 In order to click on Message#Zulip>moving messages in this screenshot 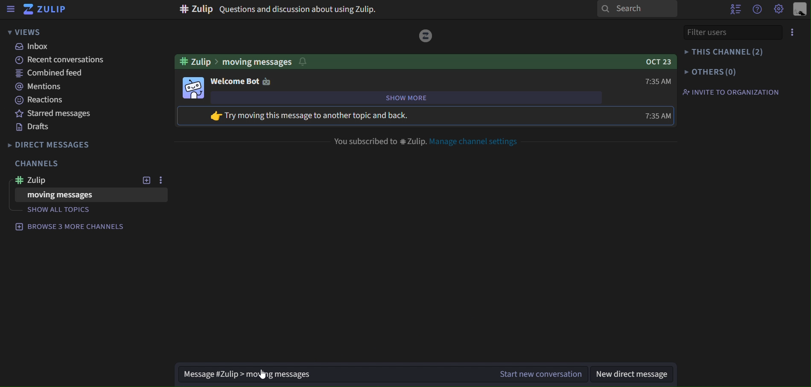, I will do `click(242, 373)`.